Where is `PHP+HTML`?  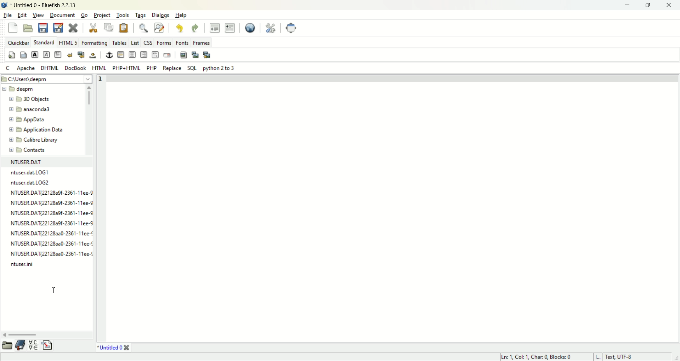
PHP+HTML is located at coordinates (125, 68).